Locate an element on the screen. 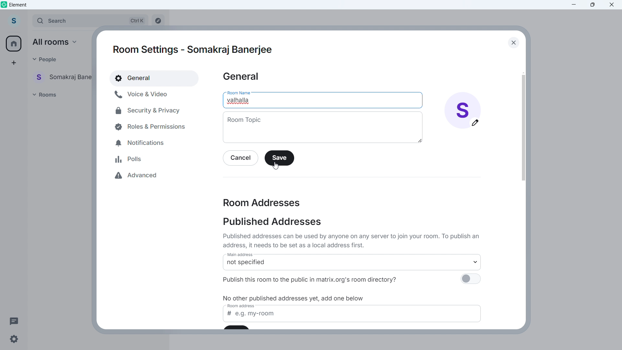  Polls  is located at coordinates (130, 159).